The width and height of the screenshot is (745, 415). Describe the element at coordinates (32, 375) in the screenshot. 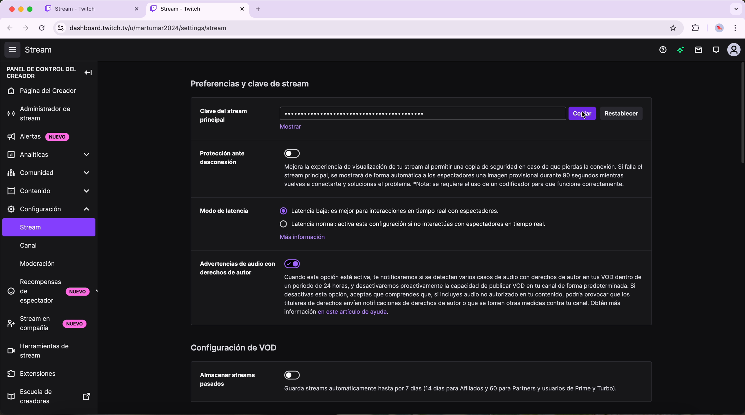

I see `extensions` at that location.